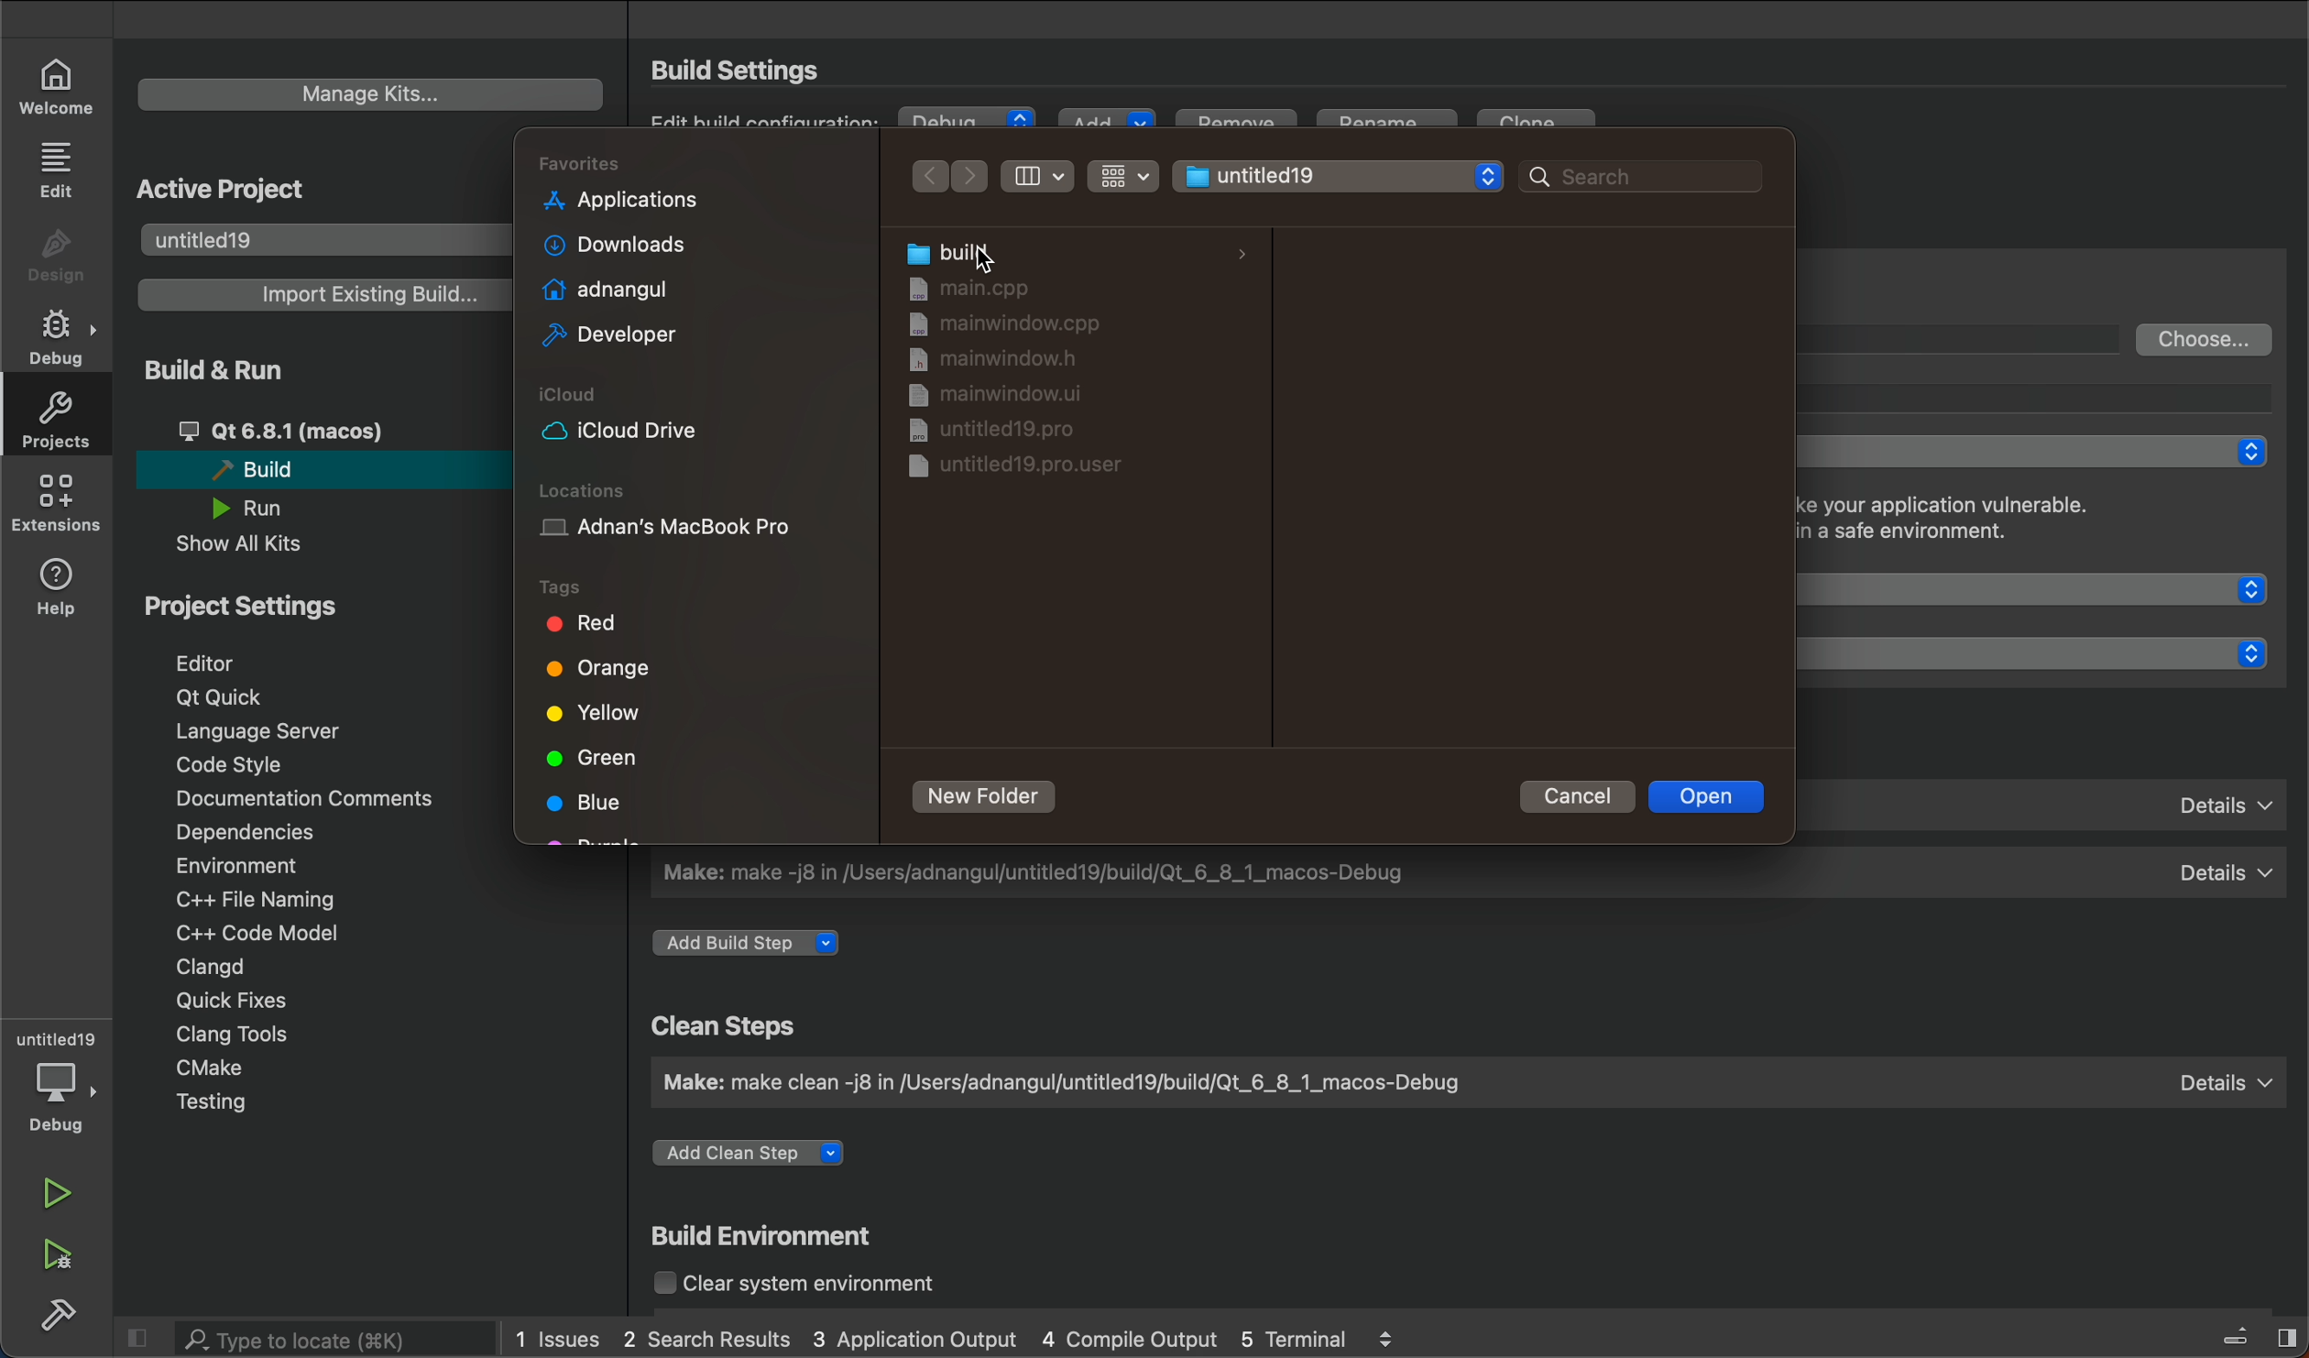 This screenshot has height=1358, width=2309. I want to click on file, so click(1013, 362).